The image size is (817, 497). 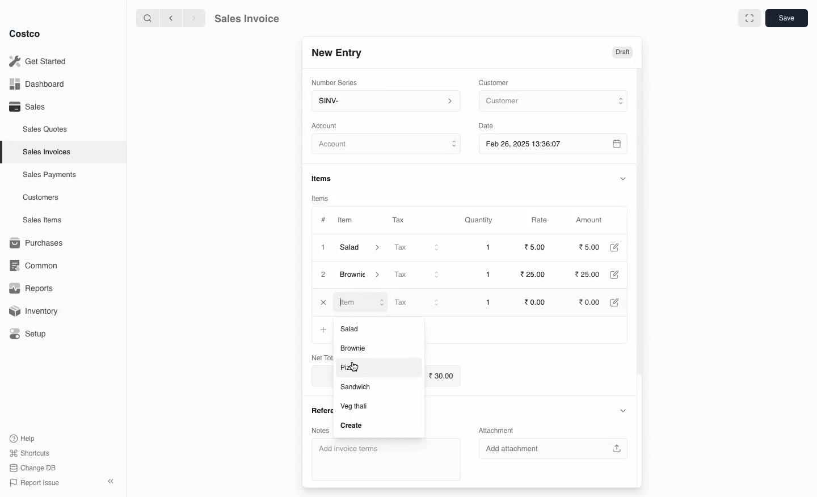 I want to click on Back, so click(x=170, y=18).